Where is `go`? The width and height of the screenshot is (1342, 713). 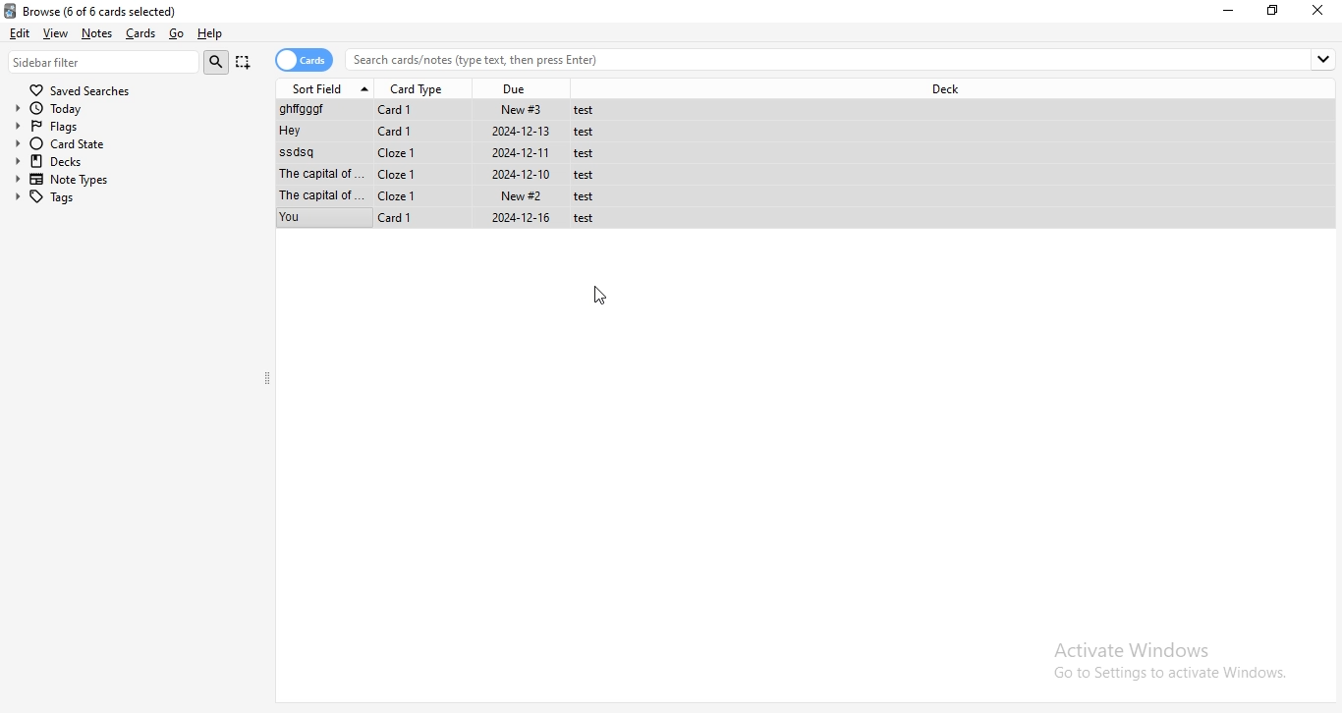 go is located at coordinates (177, 32).